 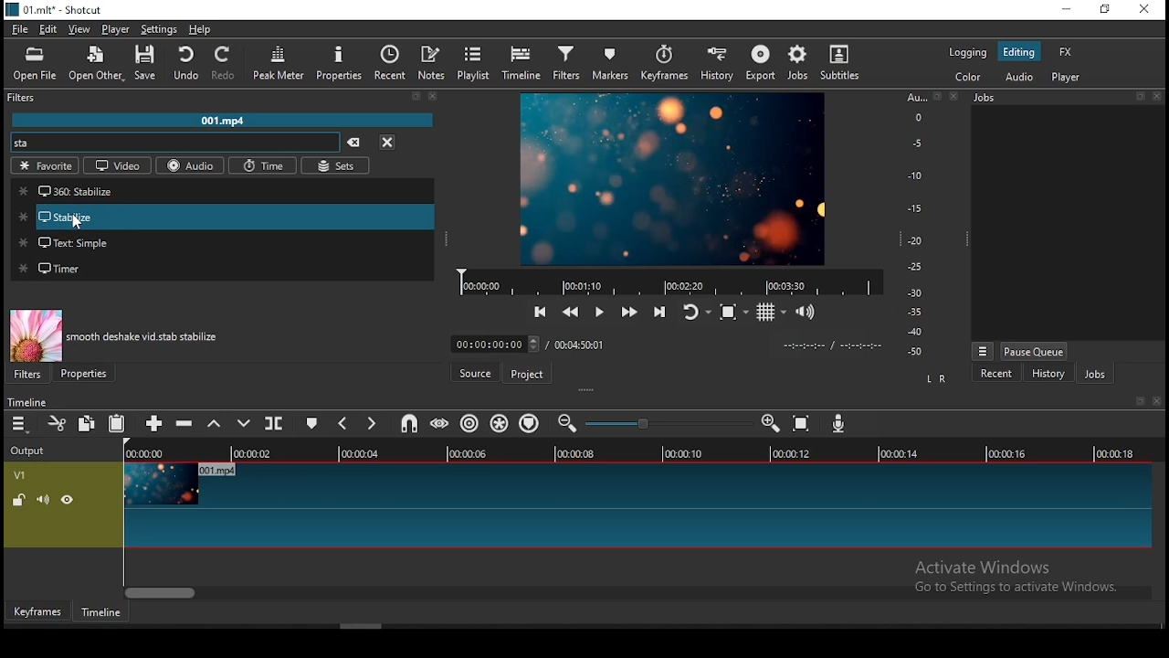 What do you see at coordinates (624, 311) in the screenshot?
I see `play quickly forwards` at bounding box center [624, 311].